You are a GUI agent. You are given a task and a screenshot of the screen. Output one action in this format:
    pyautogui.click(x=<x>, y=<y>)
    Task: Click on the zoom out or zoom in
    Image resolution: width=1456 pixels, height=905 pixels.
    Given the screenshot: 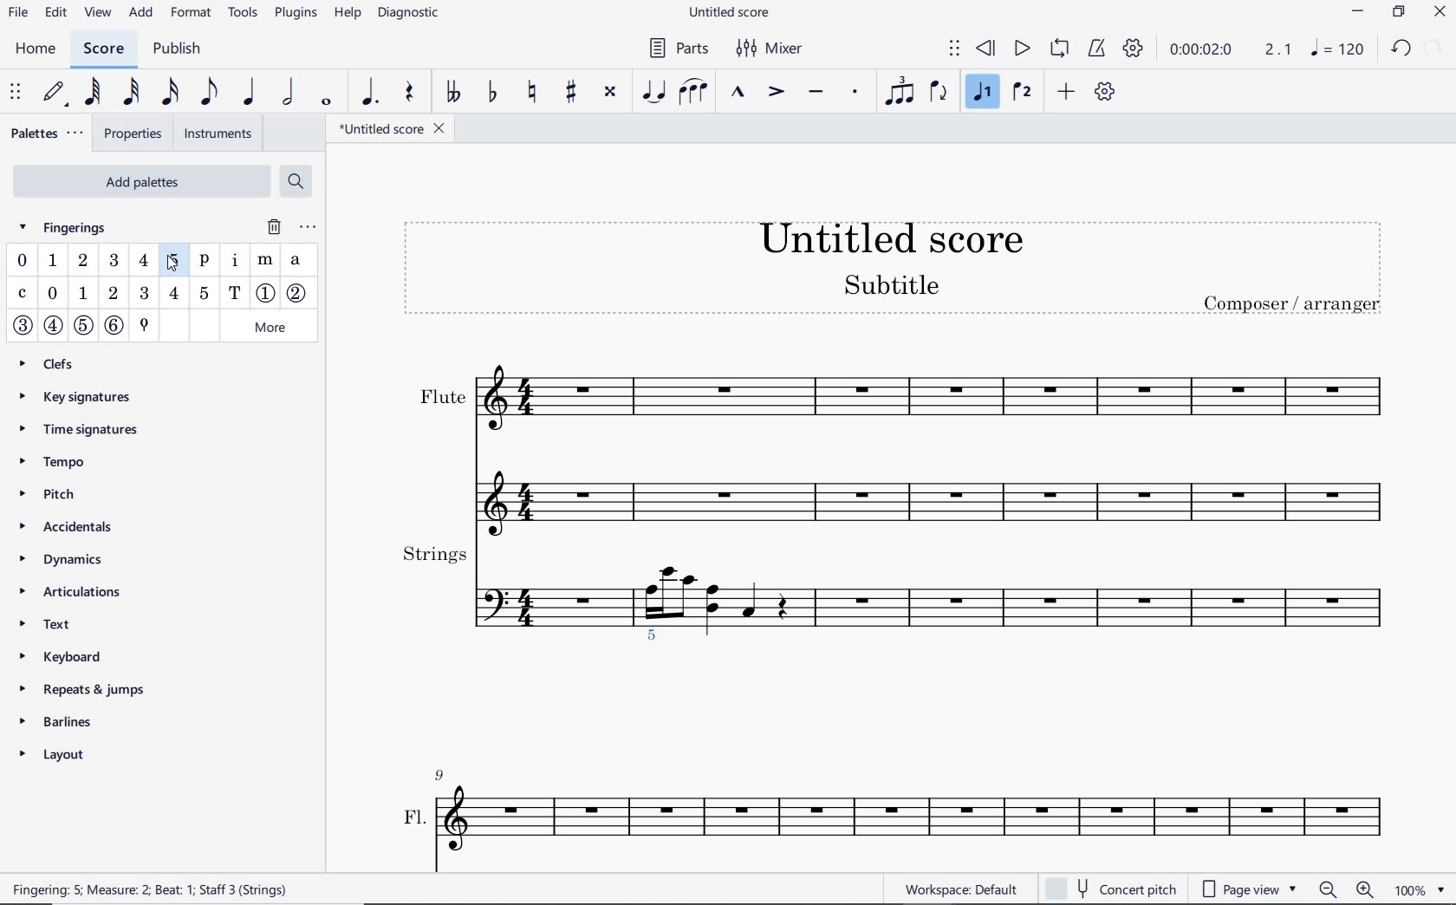 What is the action you would take?
    pyautogui.click(x=1347, y=889)
    